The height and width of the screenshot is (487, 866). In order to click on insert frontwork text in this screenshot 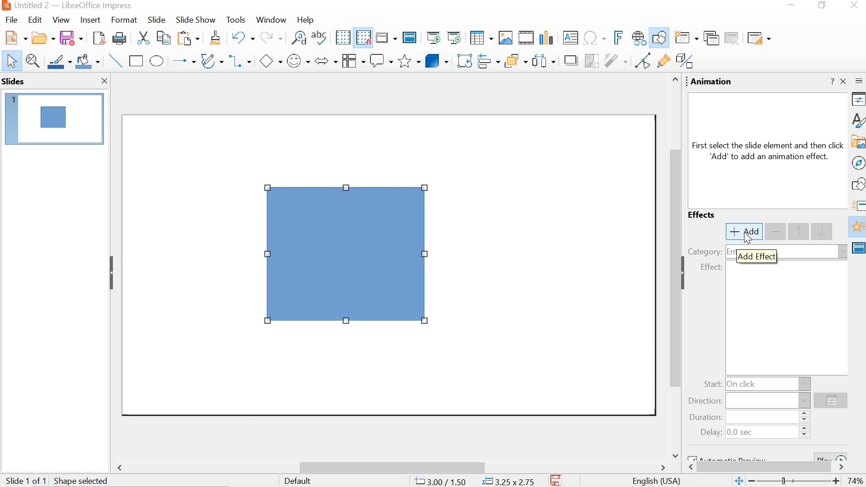, I will do `click(619, 38)`.